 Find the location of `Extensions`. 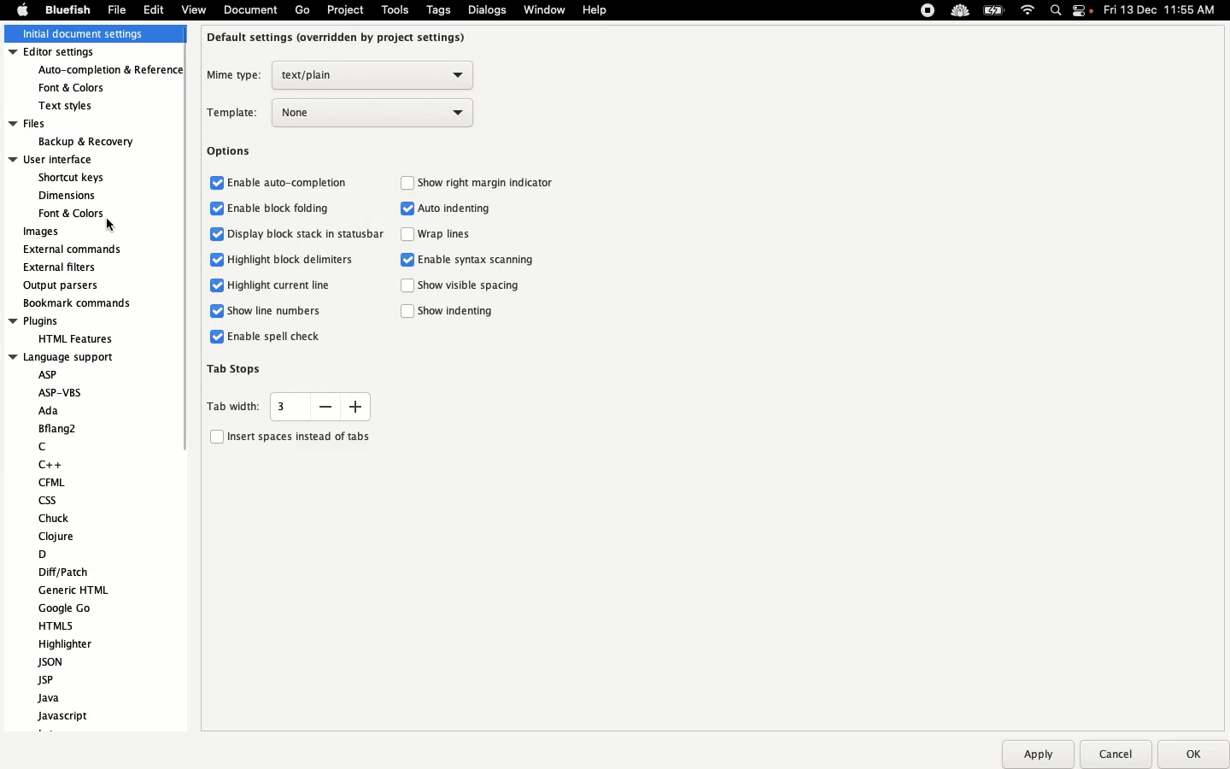

Extensions is located at coordinates (942, 10).